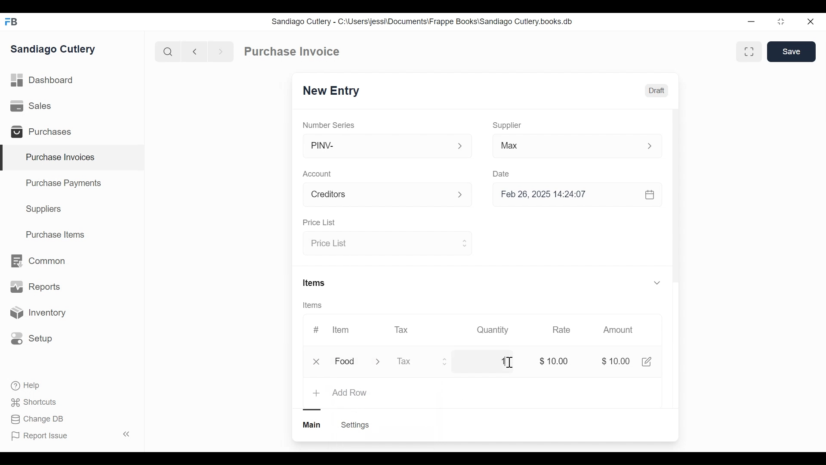 The image size is (826, 465). What do you see at coordinates (810, 22) in the screenshot?
I see `close` at bounding box center [810, 22].